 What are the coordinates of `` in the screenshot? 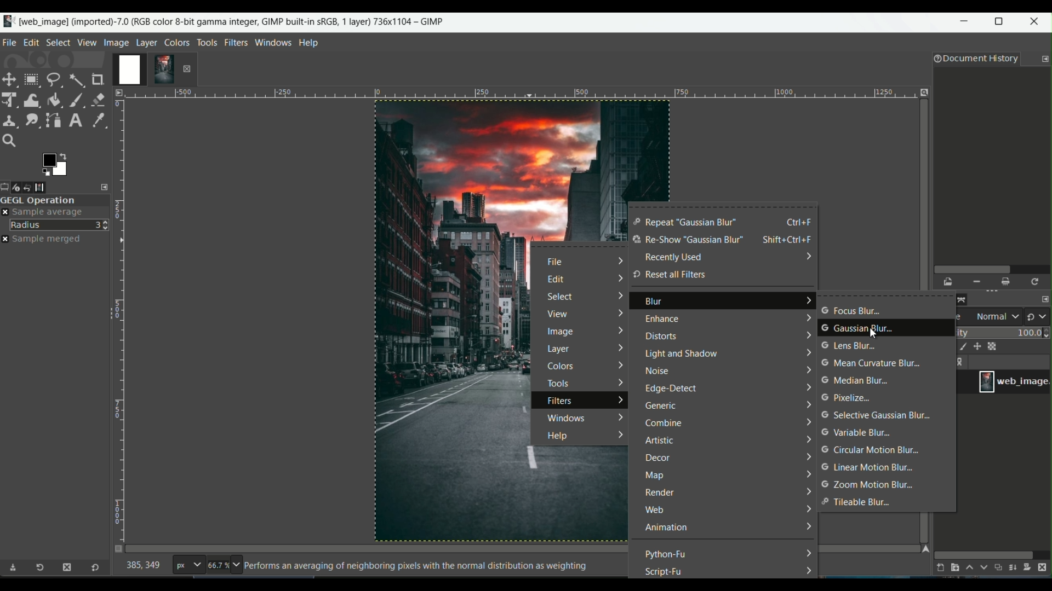 It's located at (655, 477).